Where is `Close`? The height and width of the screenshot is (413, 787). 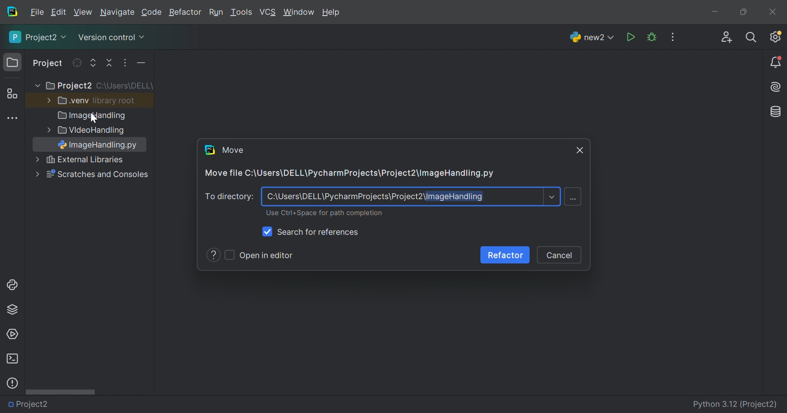
Close is located at coordinates (581, 151).